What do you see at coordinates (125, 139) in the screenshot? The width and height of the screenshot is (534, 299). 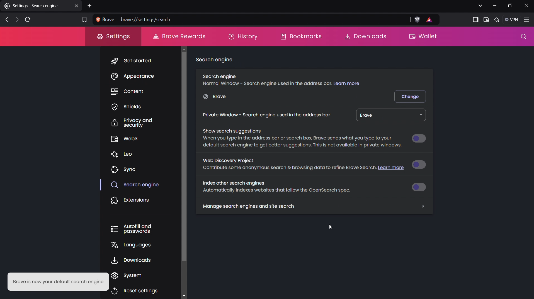 I see `Web3` at bounding box center [125, 139].